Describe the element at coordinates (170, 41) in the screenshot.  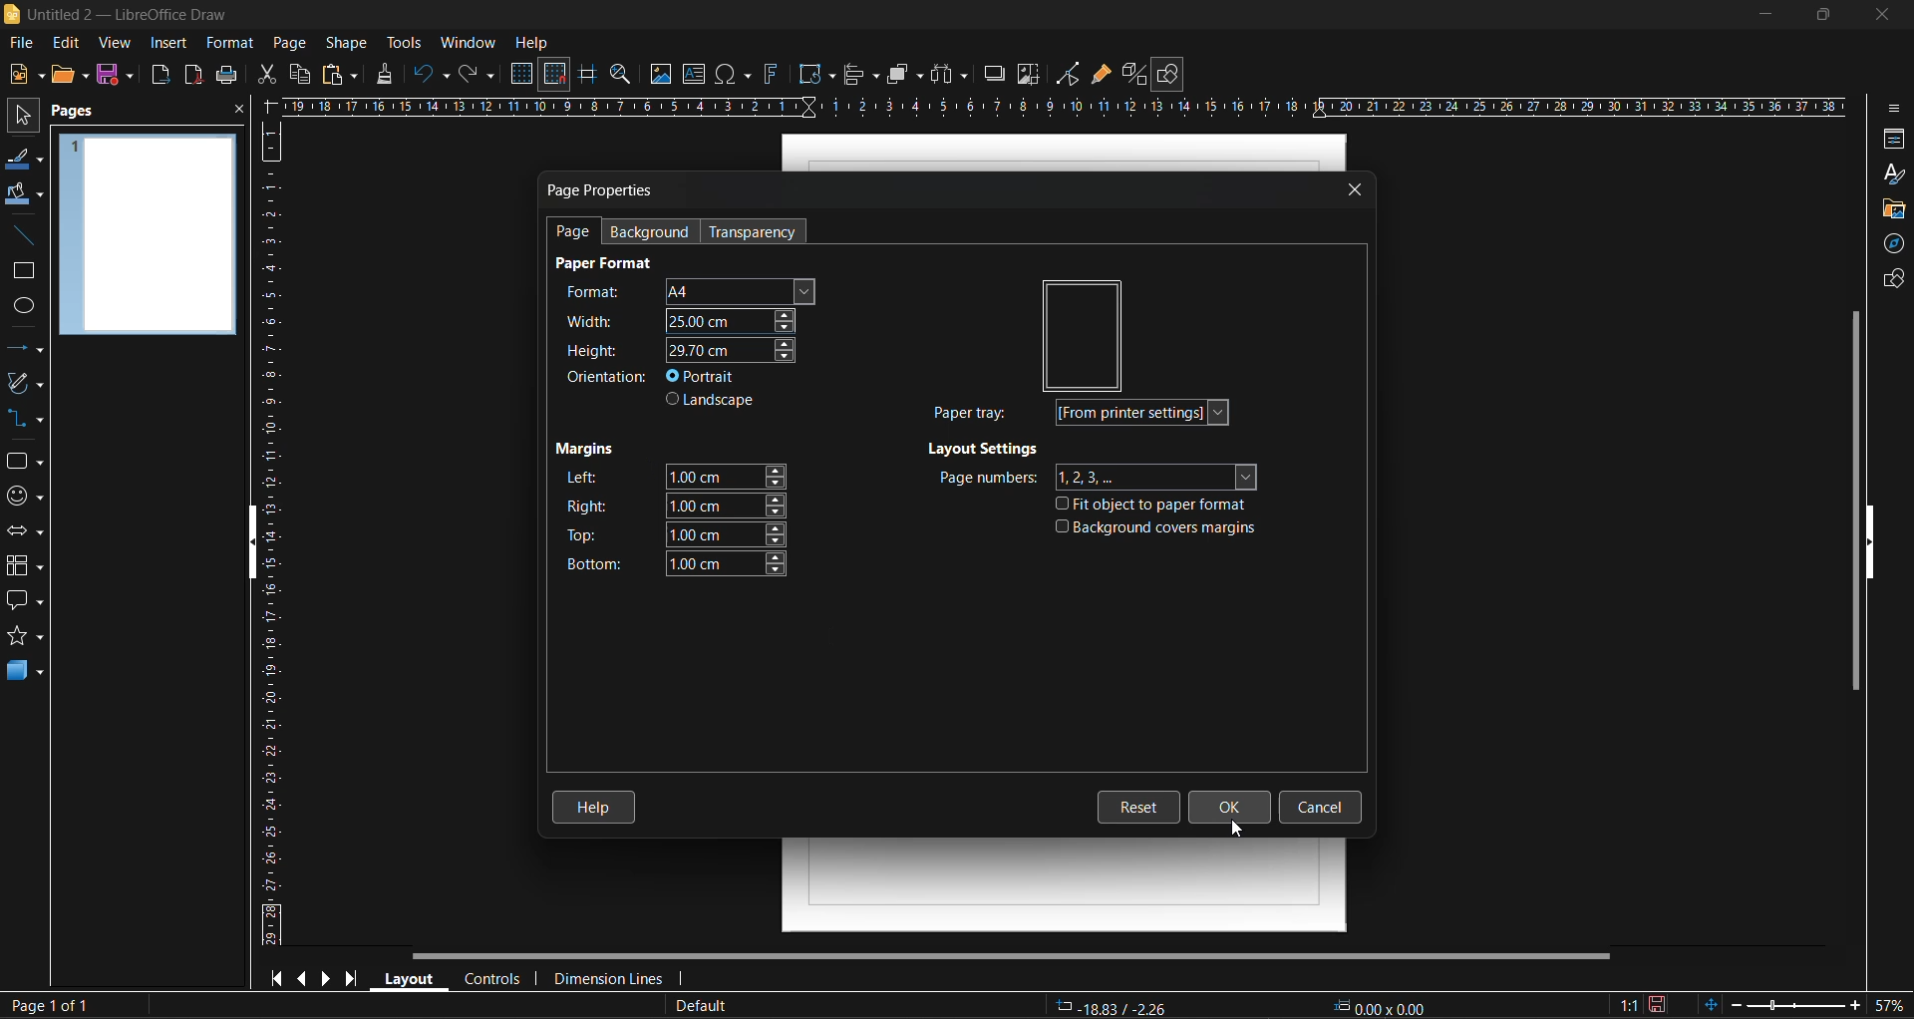
I see `insert` at that location.